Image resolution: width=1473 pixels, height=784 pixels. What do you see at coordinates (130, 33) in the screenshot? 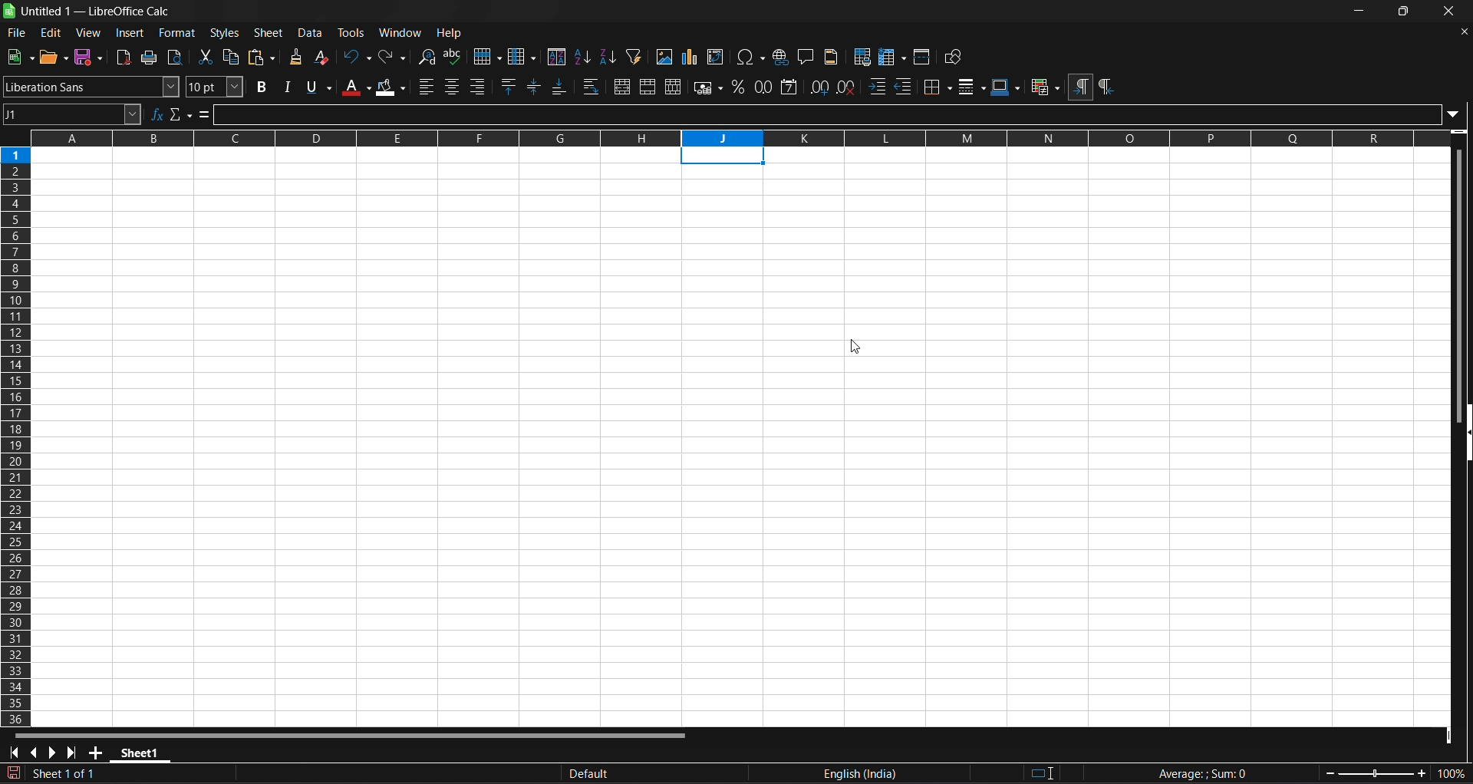
I see `insert` at bounding box center [130, 33].